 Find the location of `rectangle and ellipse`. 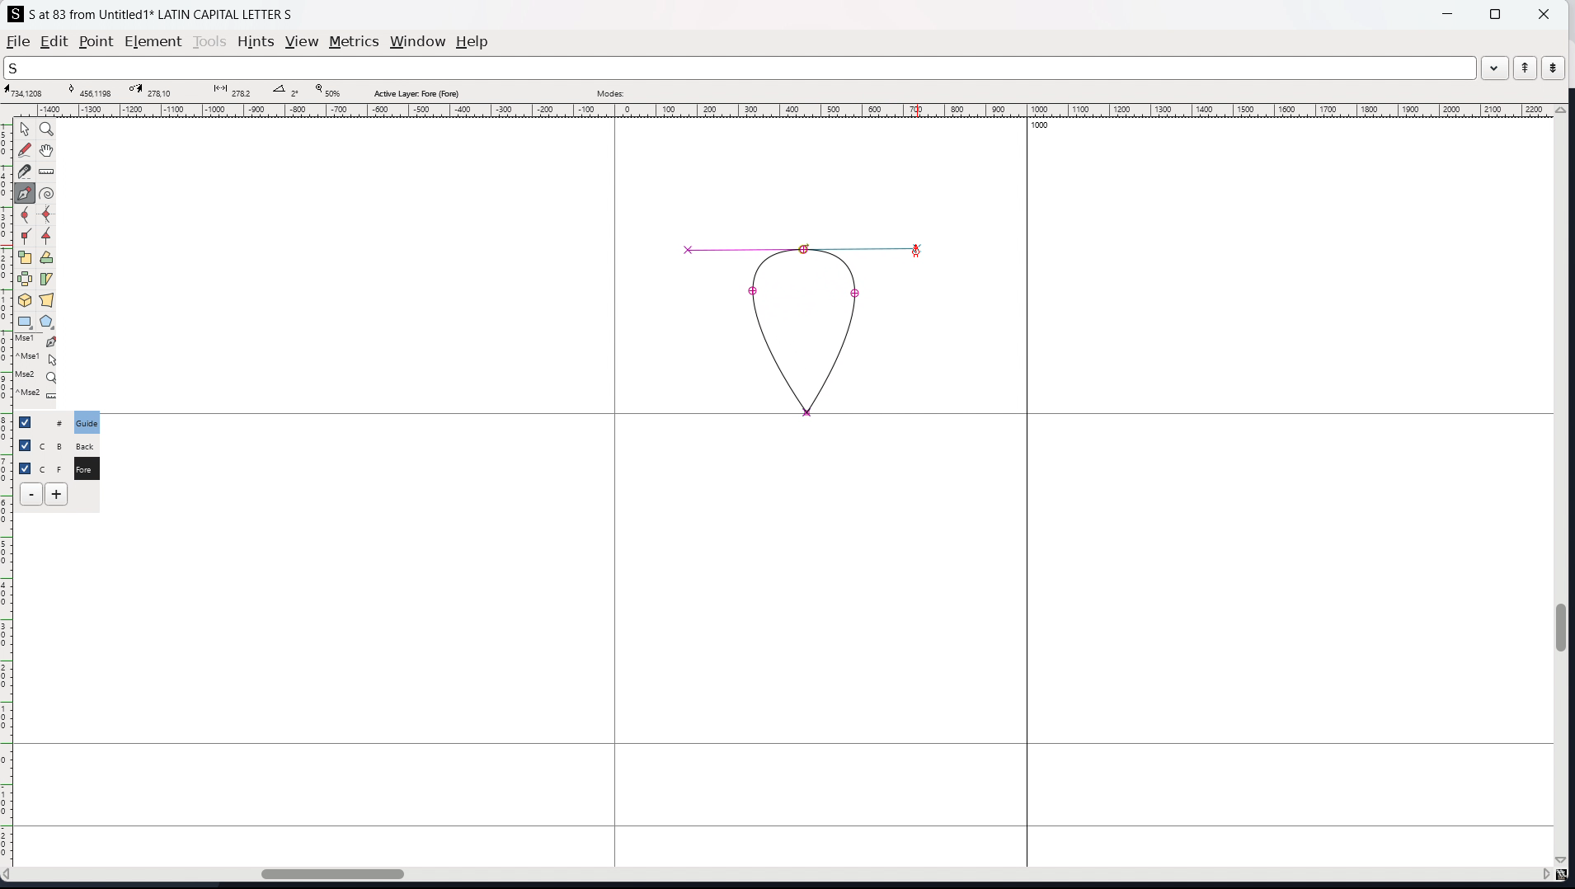

rectangle and ellipse is located at coordinates (26, 322).